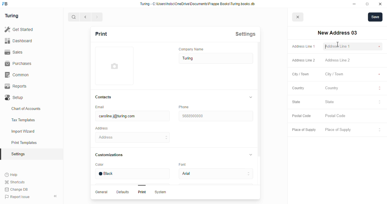  What do you see at coordinates (160, 192) in the screenshot?
I see `System` at bounding box center [160, 192].